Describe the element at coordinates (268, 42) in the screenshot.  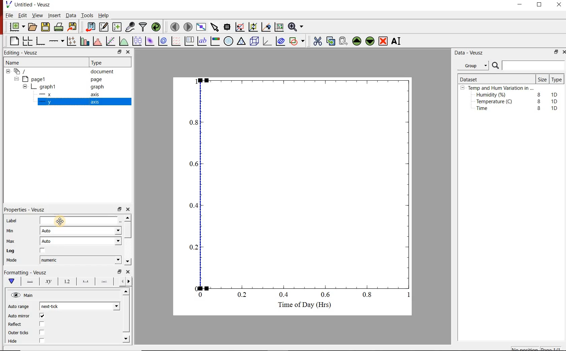
I see `3d graph` at that location.